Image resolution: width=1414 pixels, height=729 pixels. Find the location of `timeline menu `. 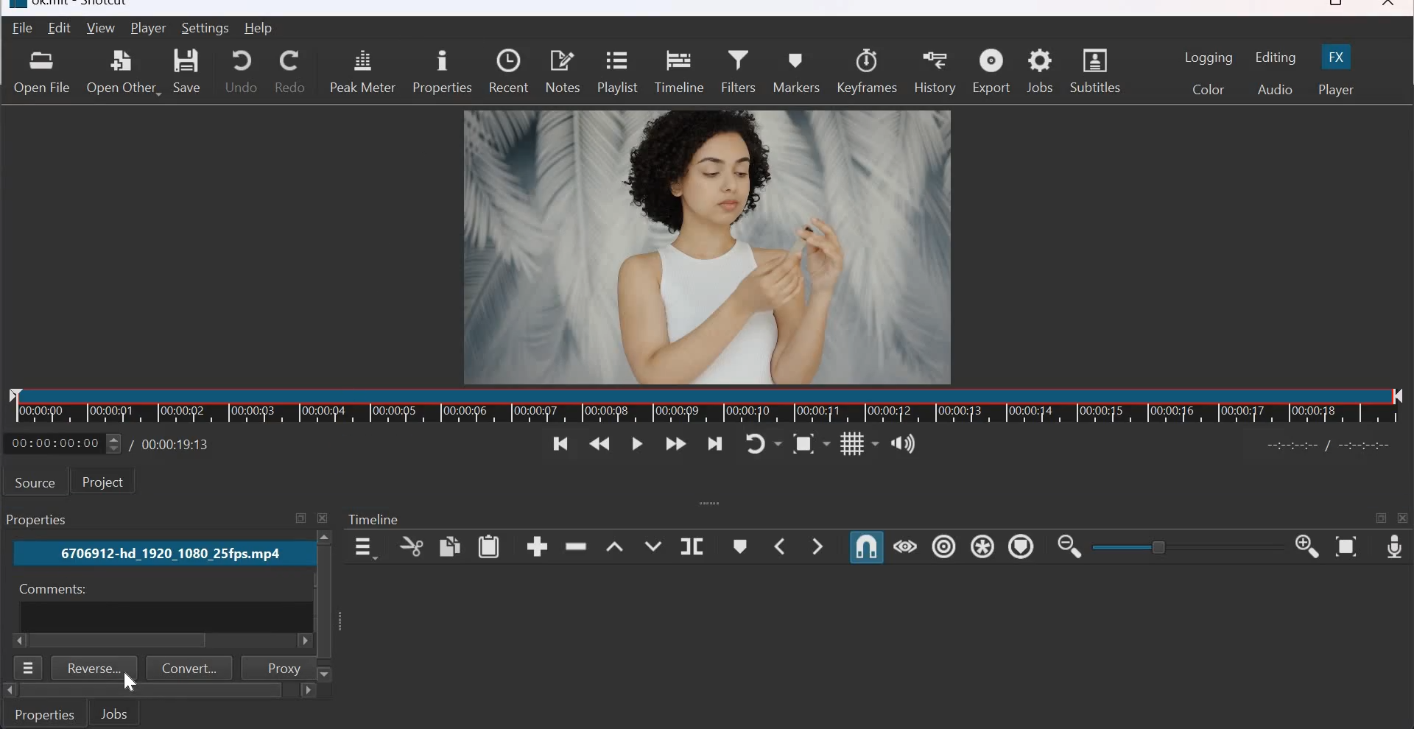

timeline menu  is located at coordinates (364, 547).